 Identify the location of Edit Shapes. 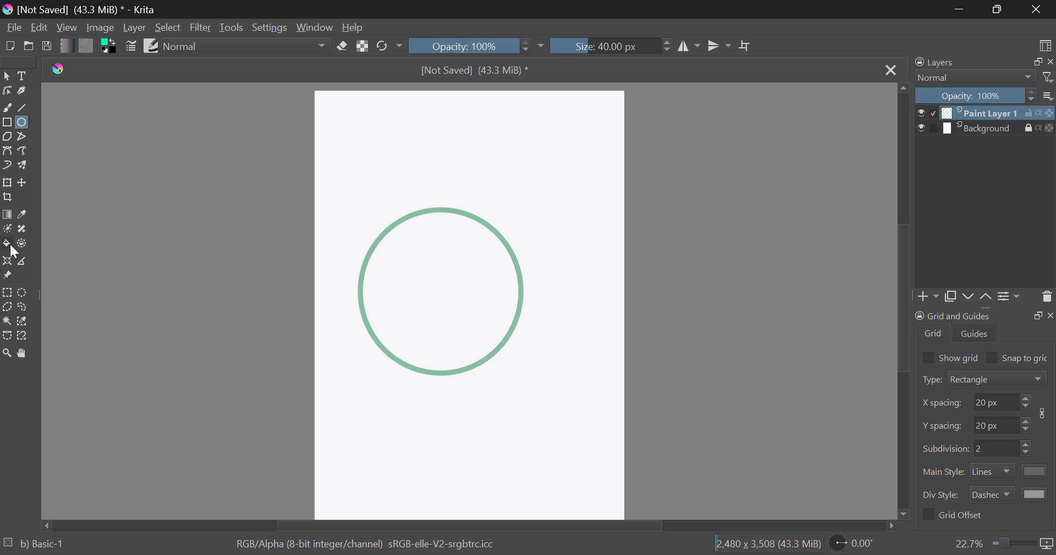
(7, 90).